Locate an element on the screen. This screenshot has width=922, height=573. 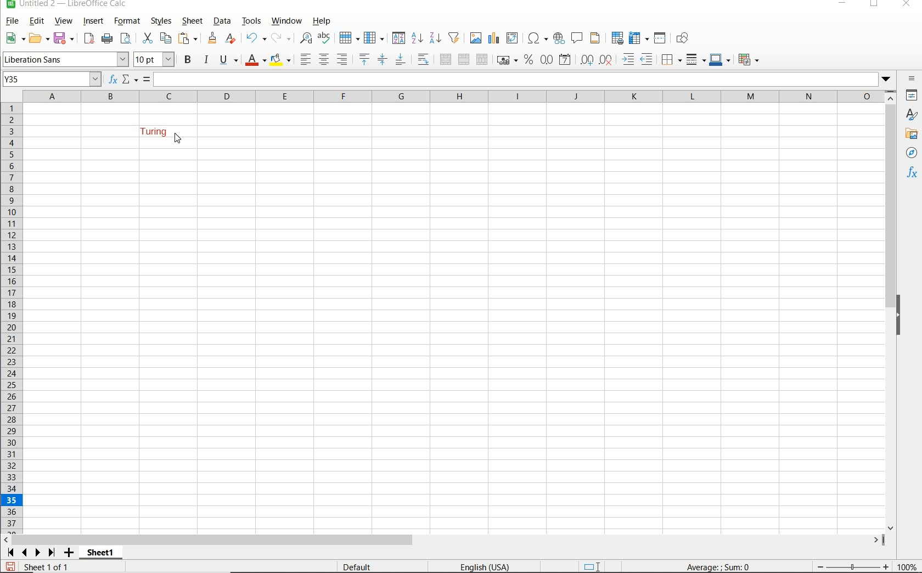
HELP is located at coordinates (322, 23).